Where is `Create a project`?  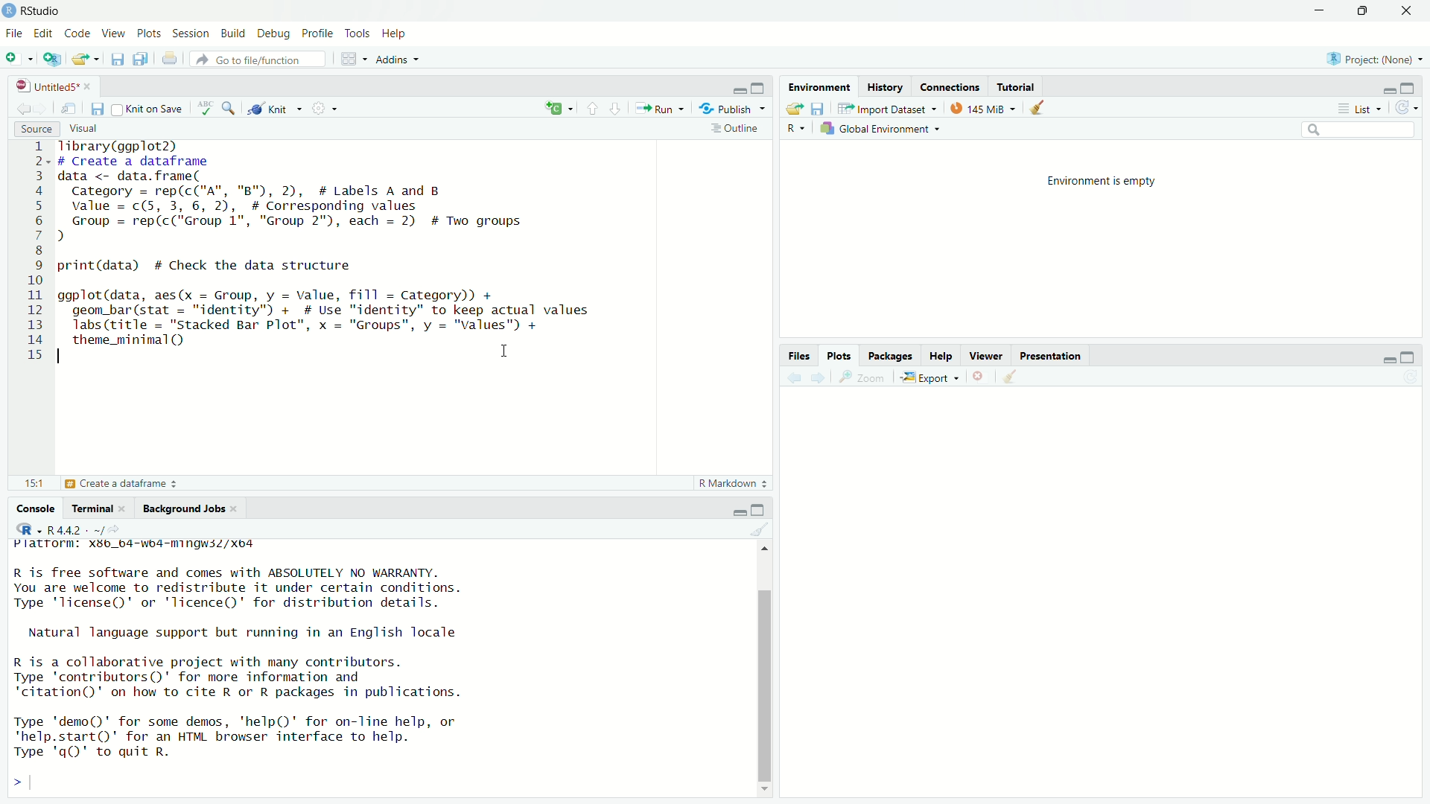 Create a project is located at coordinates (52, 59).